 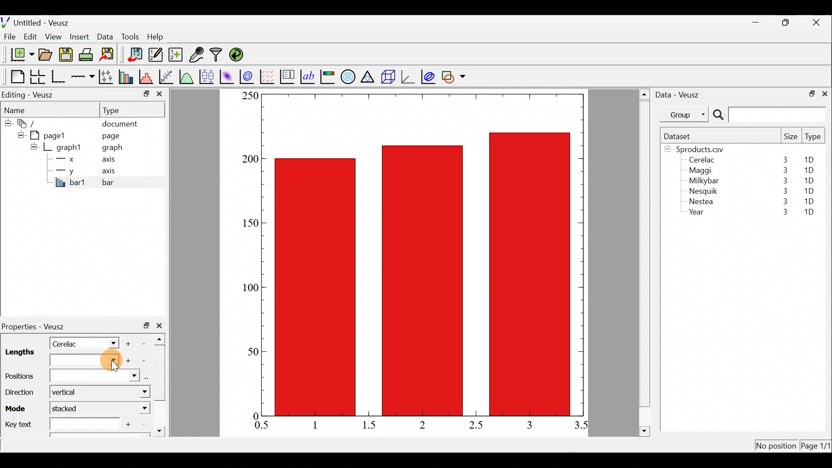 What do you see at coordinates (73, 361) in the screenshot?
I see `Length dropdown` at bounding box center [73, 361].